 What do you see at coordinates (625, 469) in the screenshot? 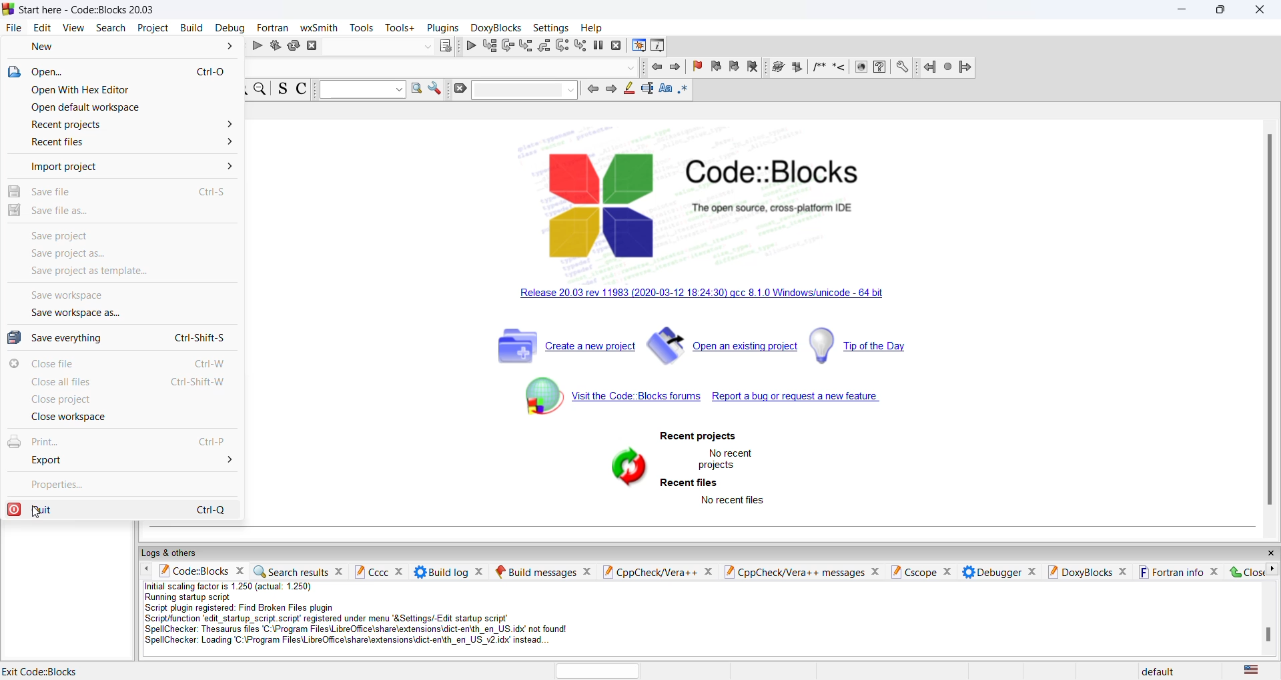
I see `refresh` at bounding box center [625, 469].